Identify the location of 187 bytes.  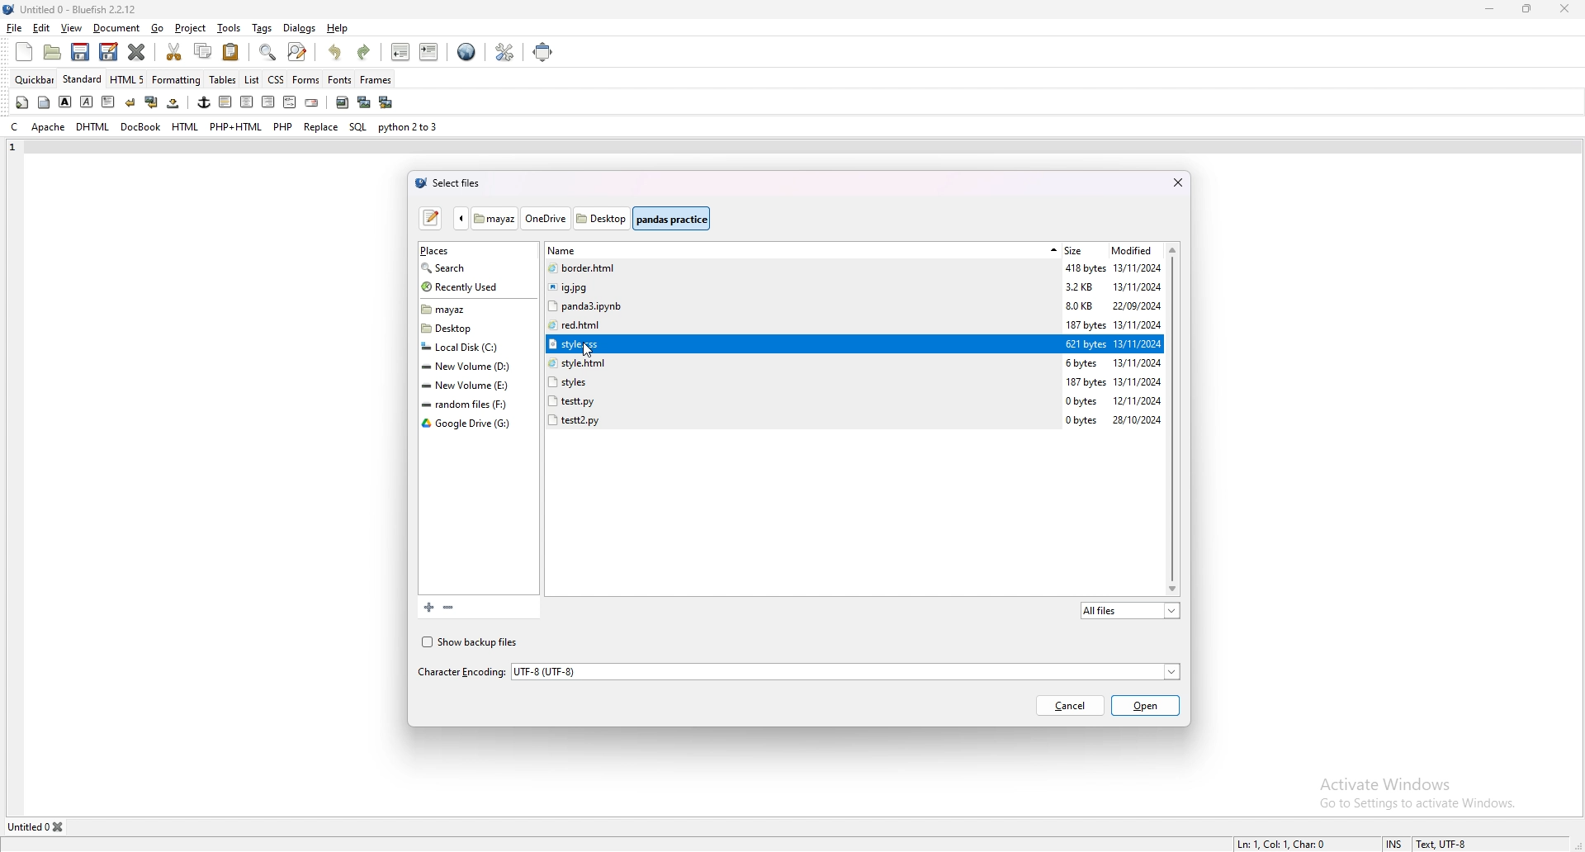
(1086, 383).